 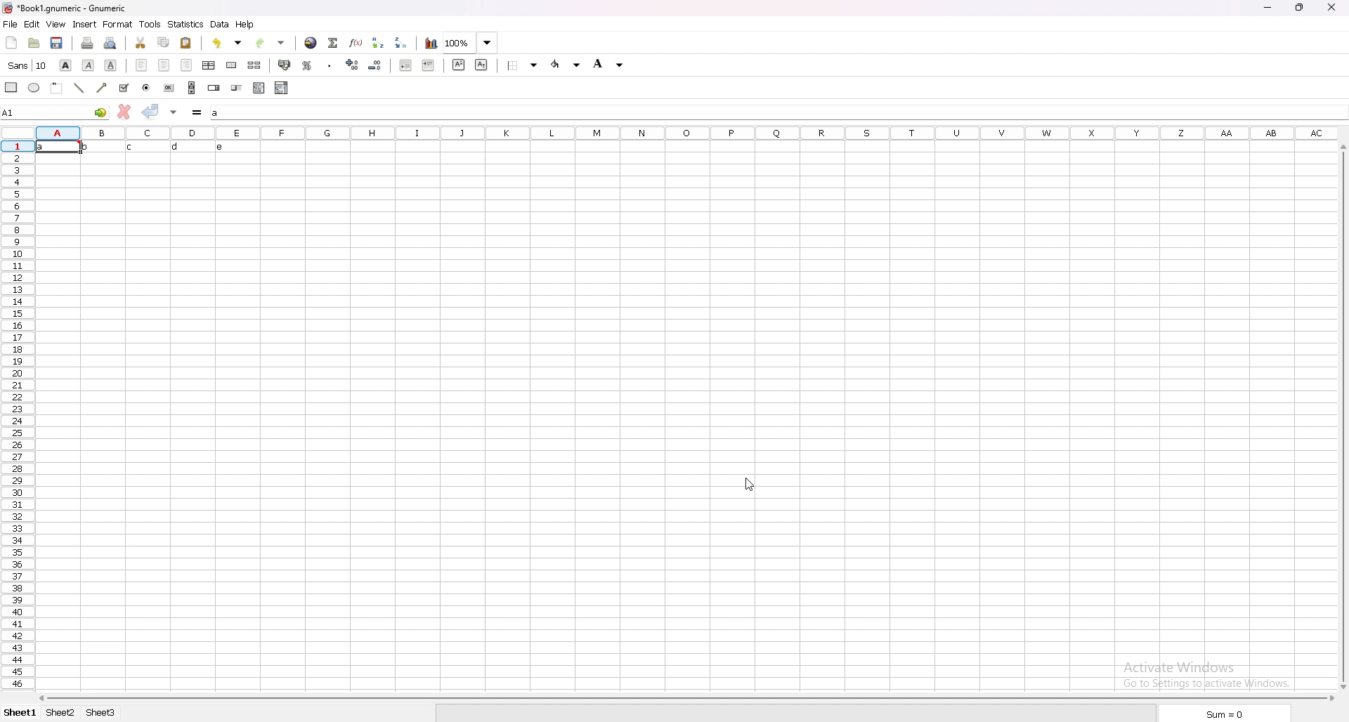 I want to click on formula, so click(x=197, y=112).